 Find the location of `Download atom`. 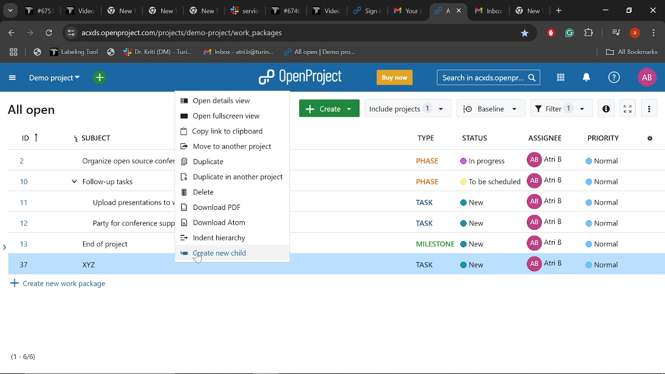

Download atom is located at coordinates (226, 222).